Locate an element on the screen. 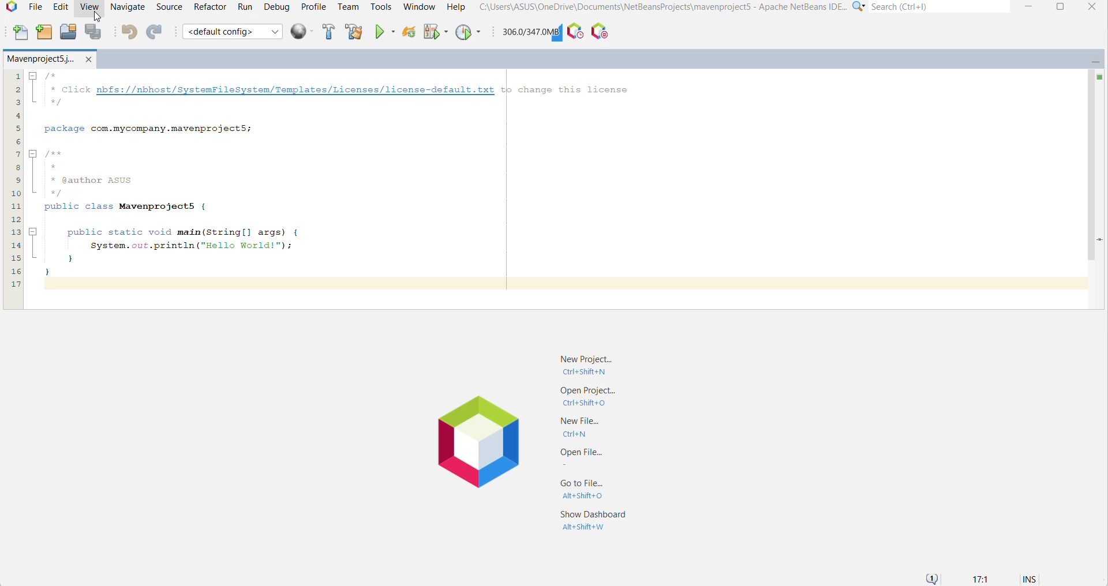 The image size is (1108, 586). Refactor is located at coordinates (209, 7).